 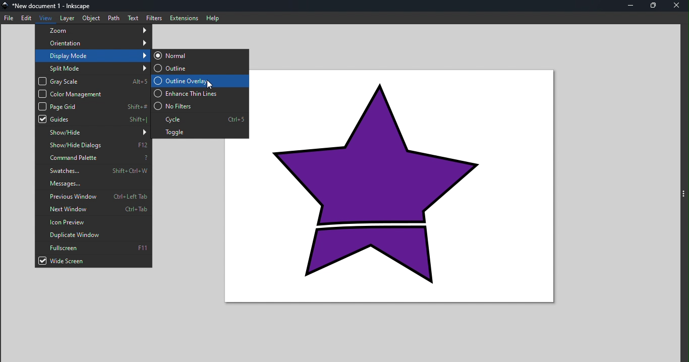 I want to click on Orientation, so click(x=93, y=43).